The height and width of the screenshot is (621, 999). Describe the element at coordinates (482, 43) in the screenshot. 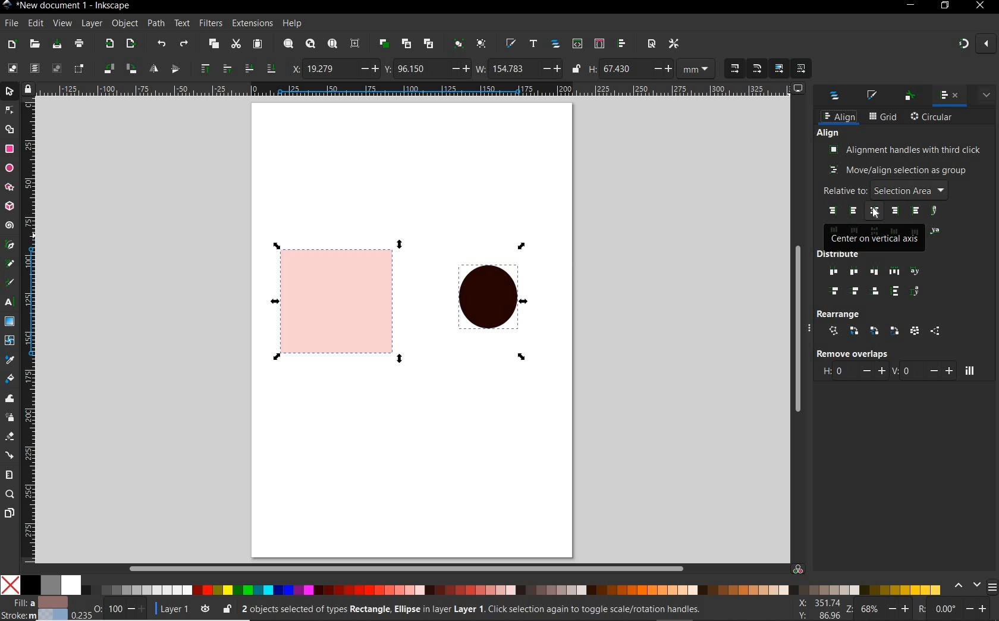

I see `ungroup` at that location.